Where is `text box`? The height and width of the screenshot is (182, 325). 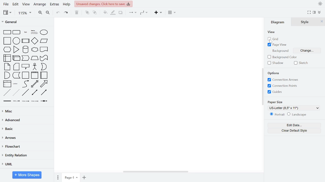 text box is located at coordinates (34, 32).